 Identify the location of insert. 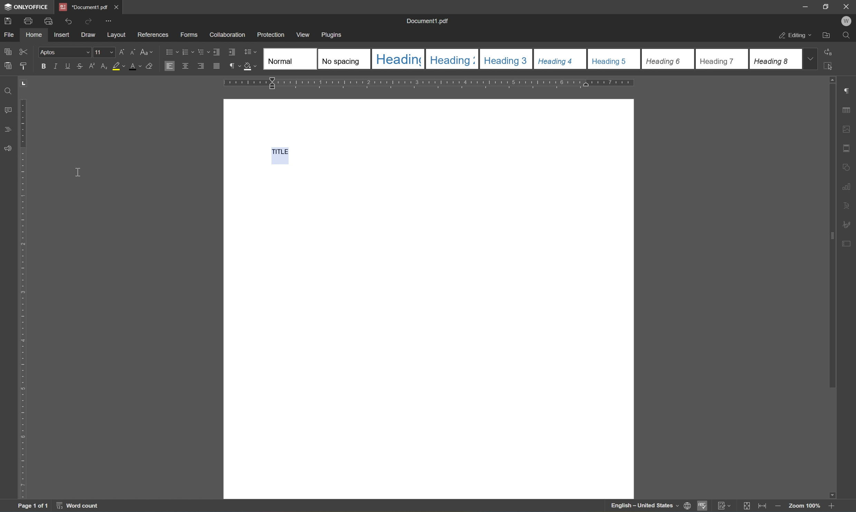
(61, 34).